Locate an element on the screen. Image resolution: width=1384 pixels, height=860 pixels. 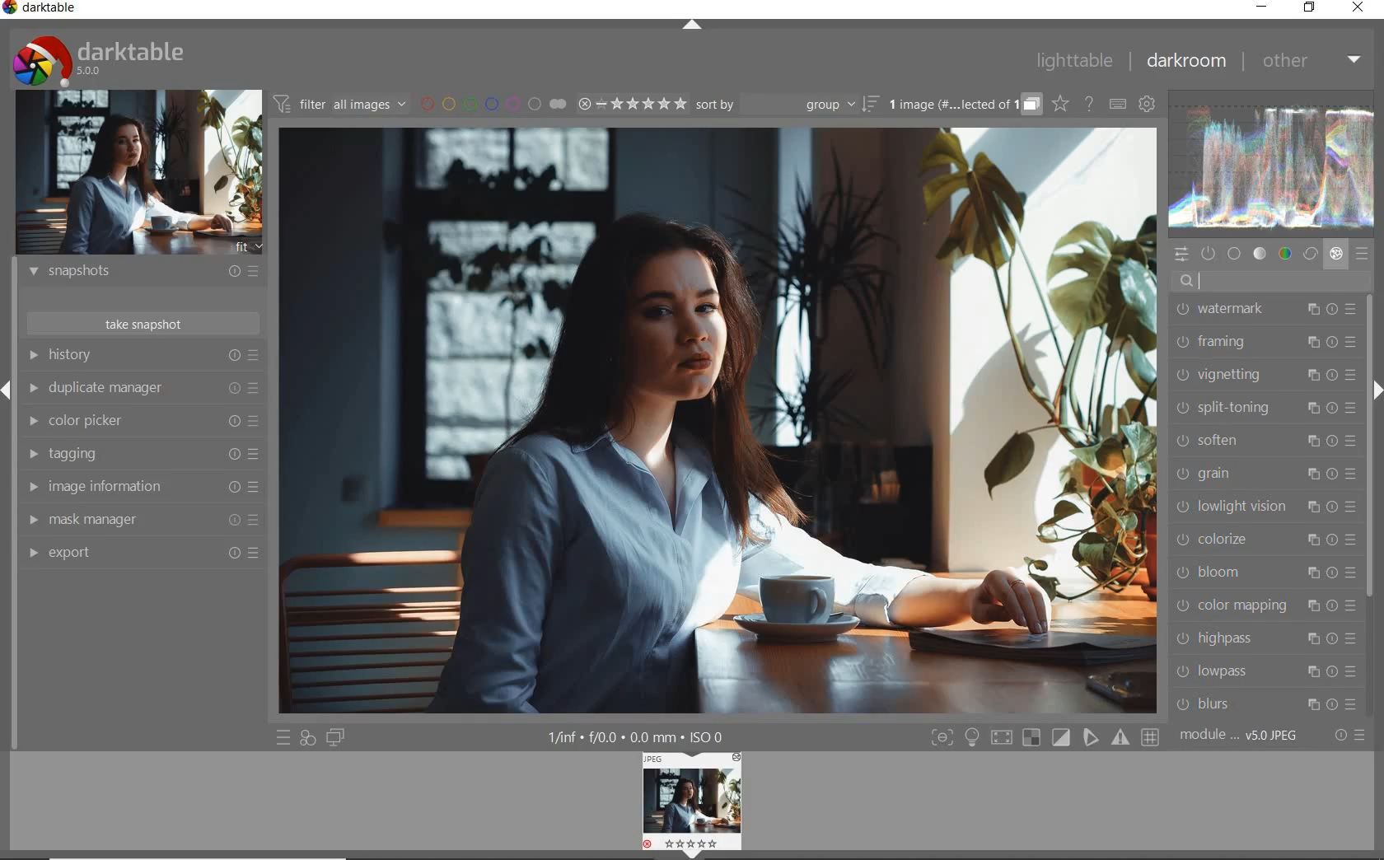
close is located at coordinates (1358, 7).